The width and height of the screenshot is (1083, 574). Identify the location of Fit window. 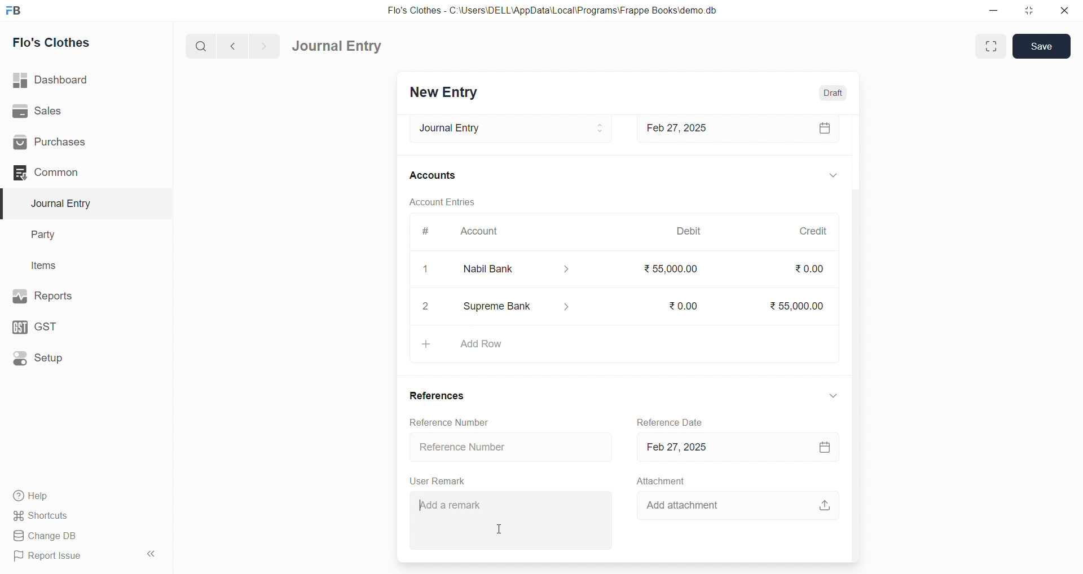
(989, 46).